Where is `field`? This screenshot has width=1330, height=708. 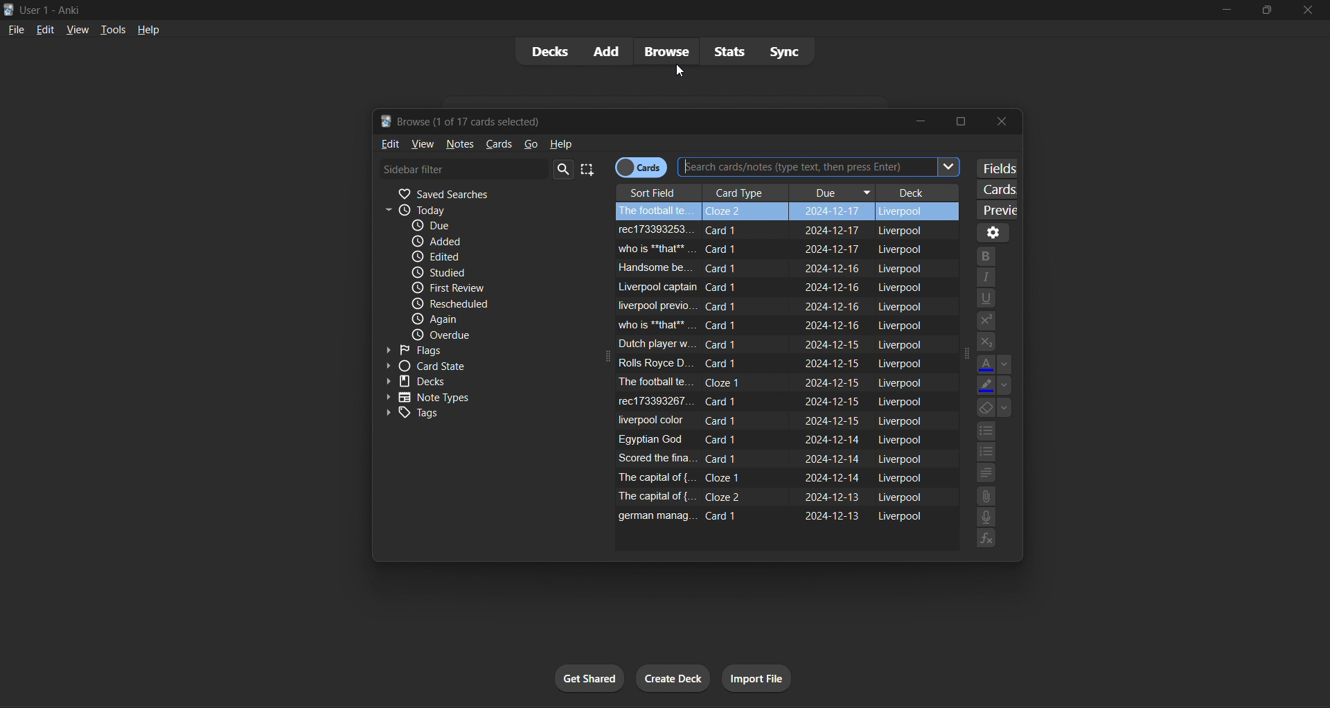
field is located at coordinates (655, 362).